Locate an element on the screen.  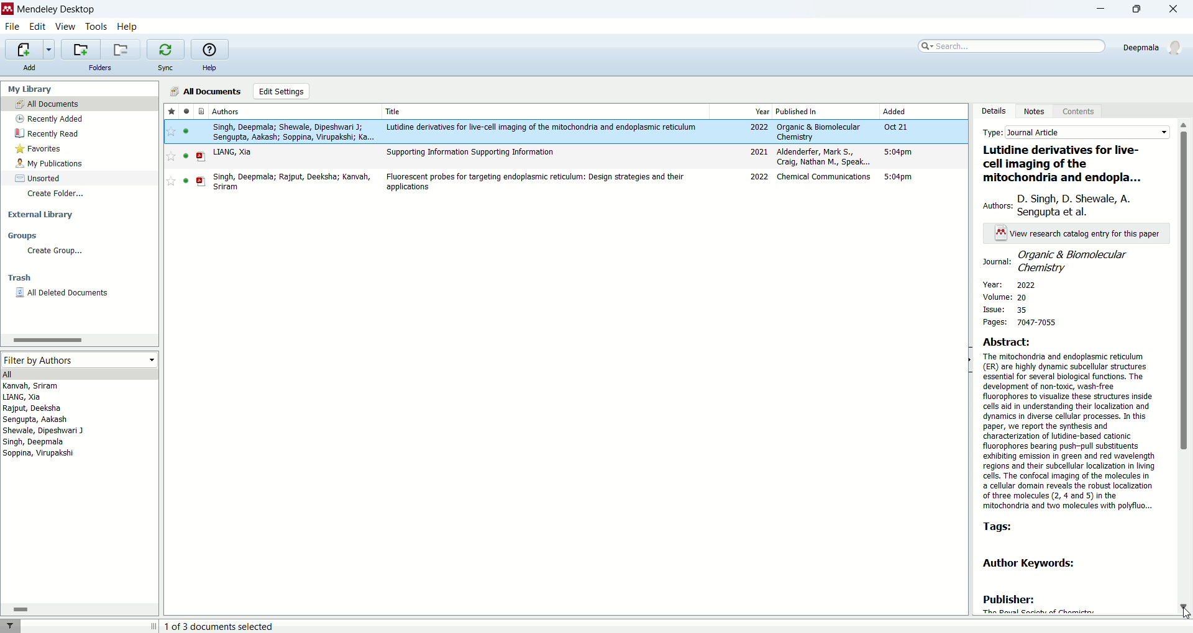
imports is located at coordinates (29, 50).